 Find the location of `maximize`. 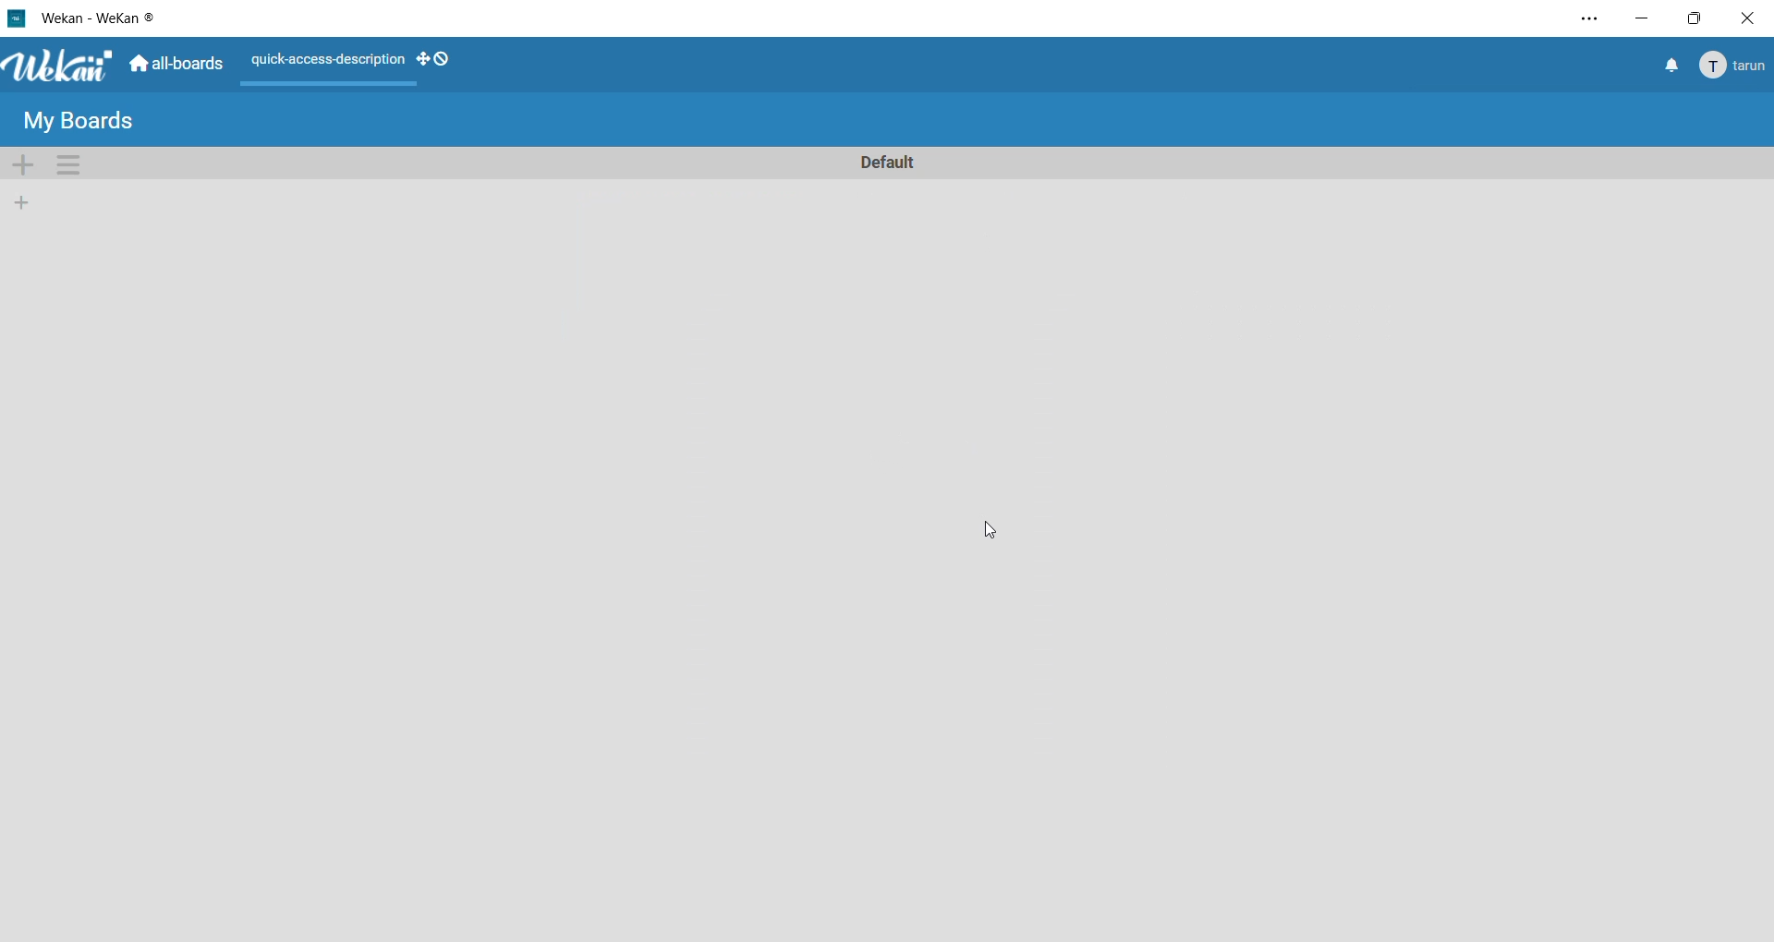

maximize is located at coordinates (1691, 21).